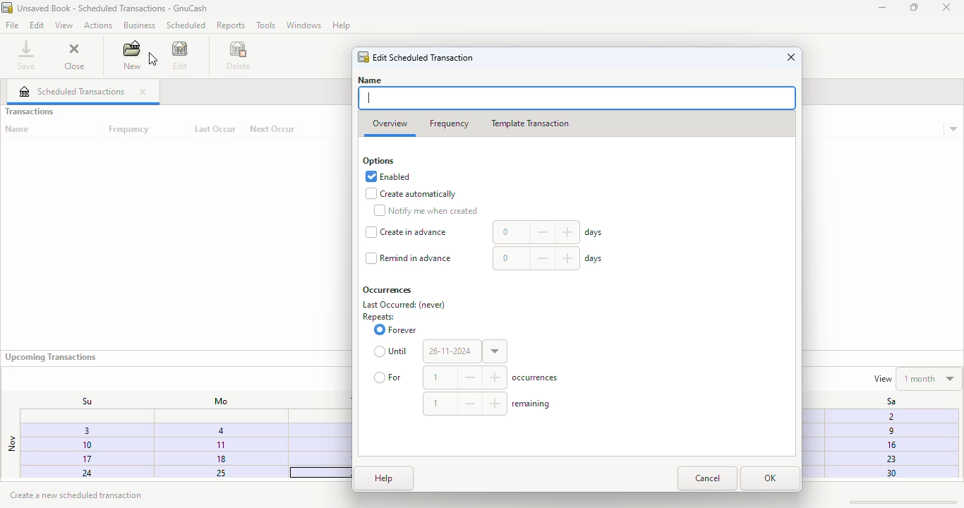  What do you see at coordinates (425, 210) in the screenshot?
I see `notify me when created` at bounding box center [425, 210].